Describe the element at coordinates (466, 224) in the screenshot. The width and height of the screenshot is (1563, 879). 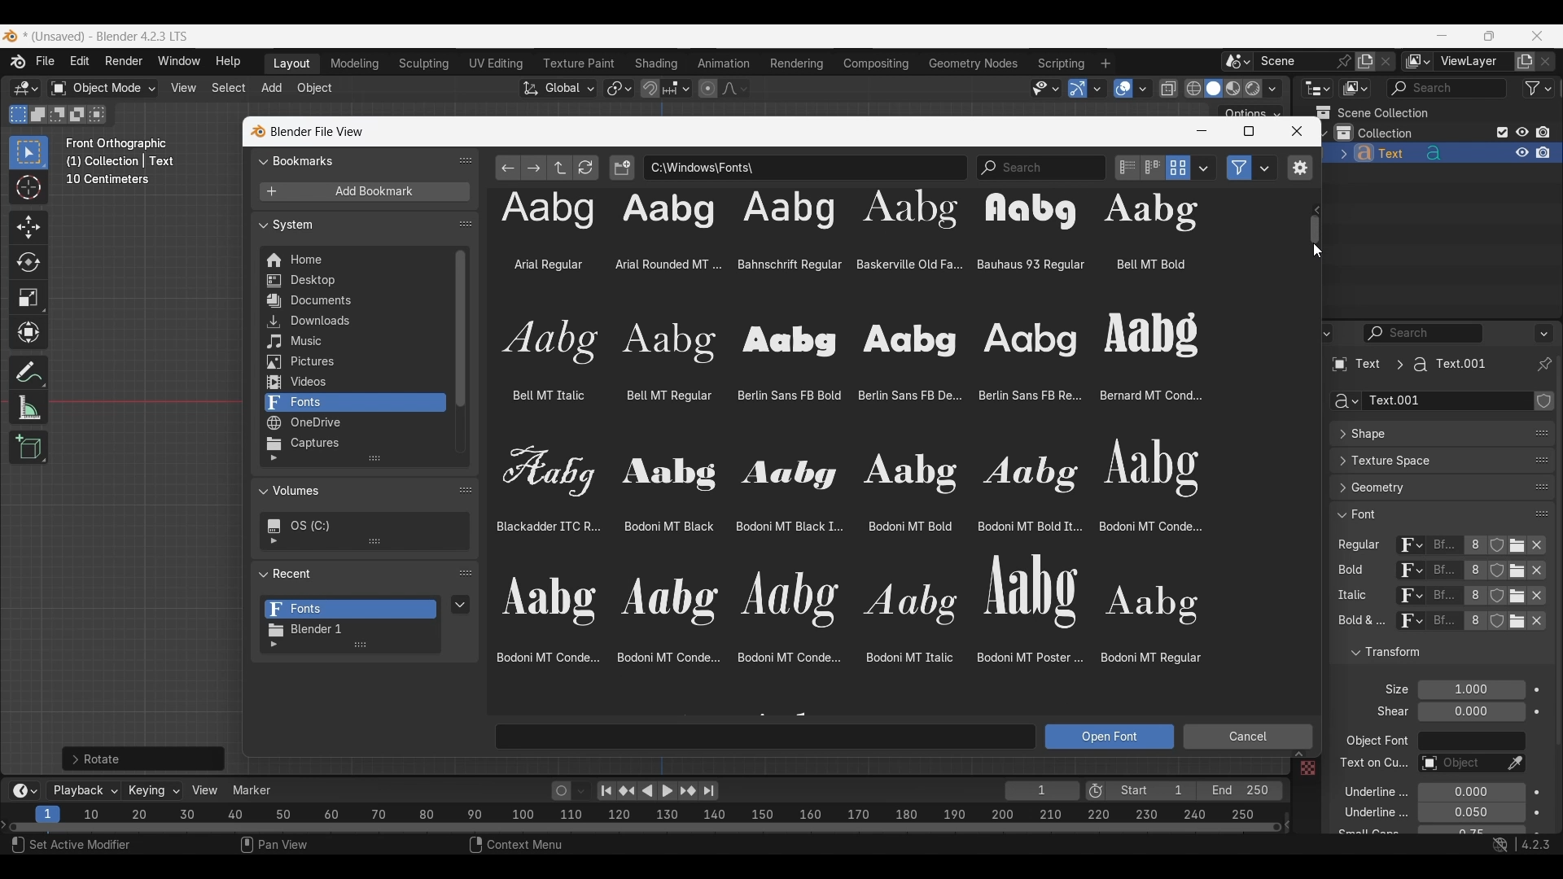
I see `Change order in list` at that location.